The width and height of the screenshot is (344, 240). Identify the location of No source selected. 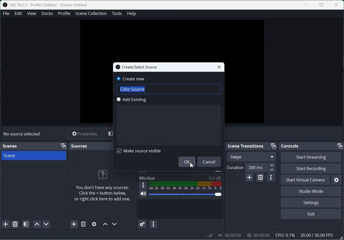
(23, 134).